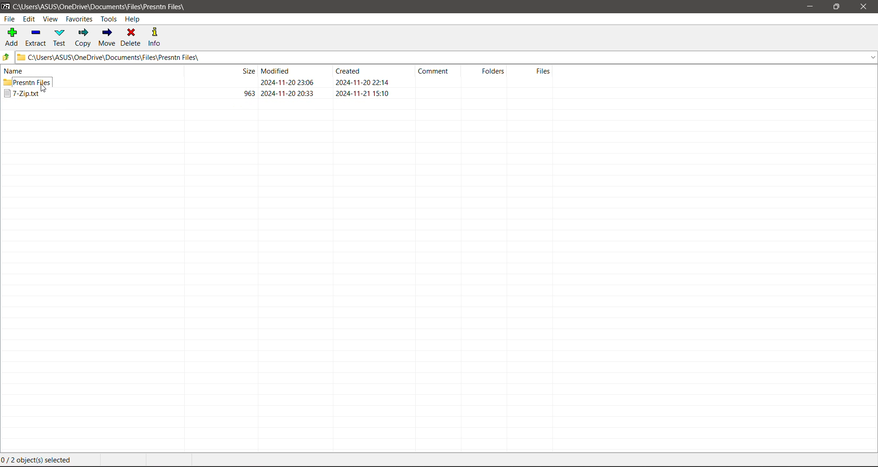 The image size is (878, 467). What do you see at coordinates (155, 36) in the screenshot?
I see `Info` at bounding box center [155, 36].